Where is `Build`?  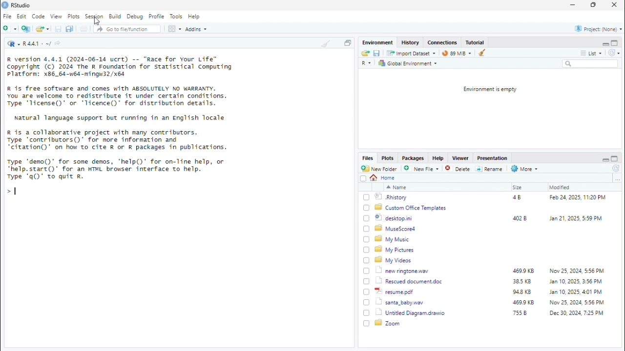 Build is located at coordinates (116, 17).